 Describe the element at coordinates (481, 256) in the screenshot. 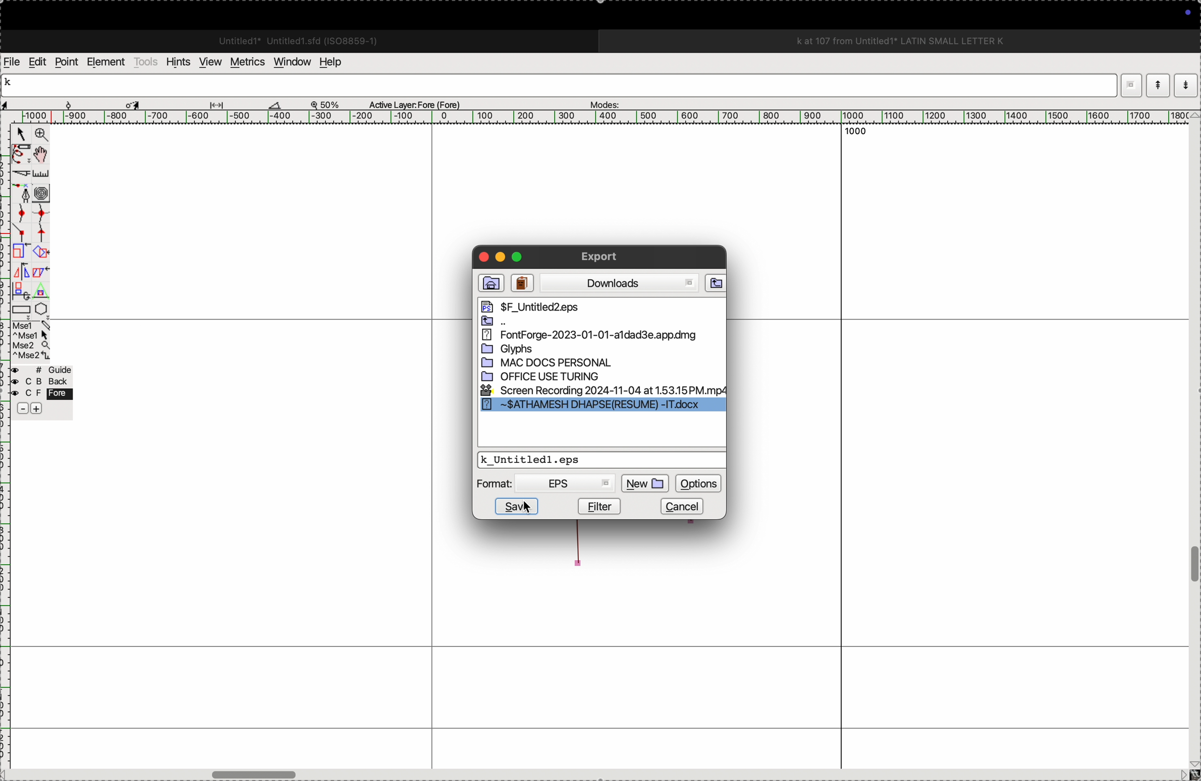

I see `closing window` at that location.